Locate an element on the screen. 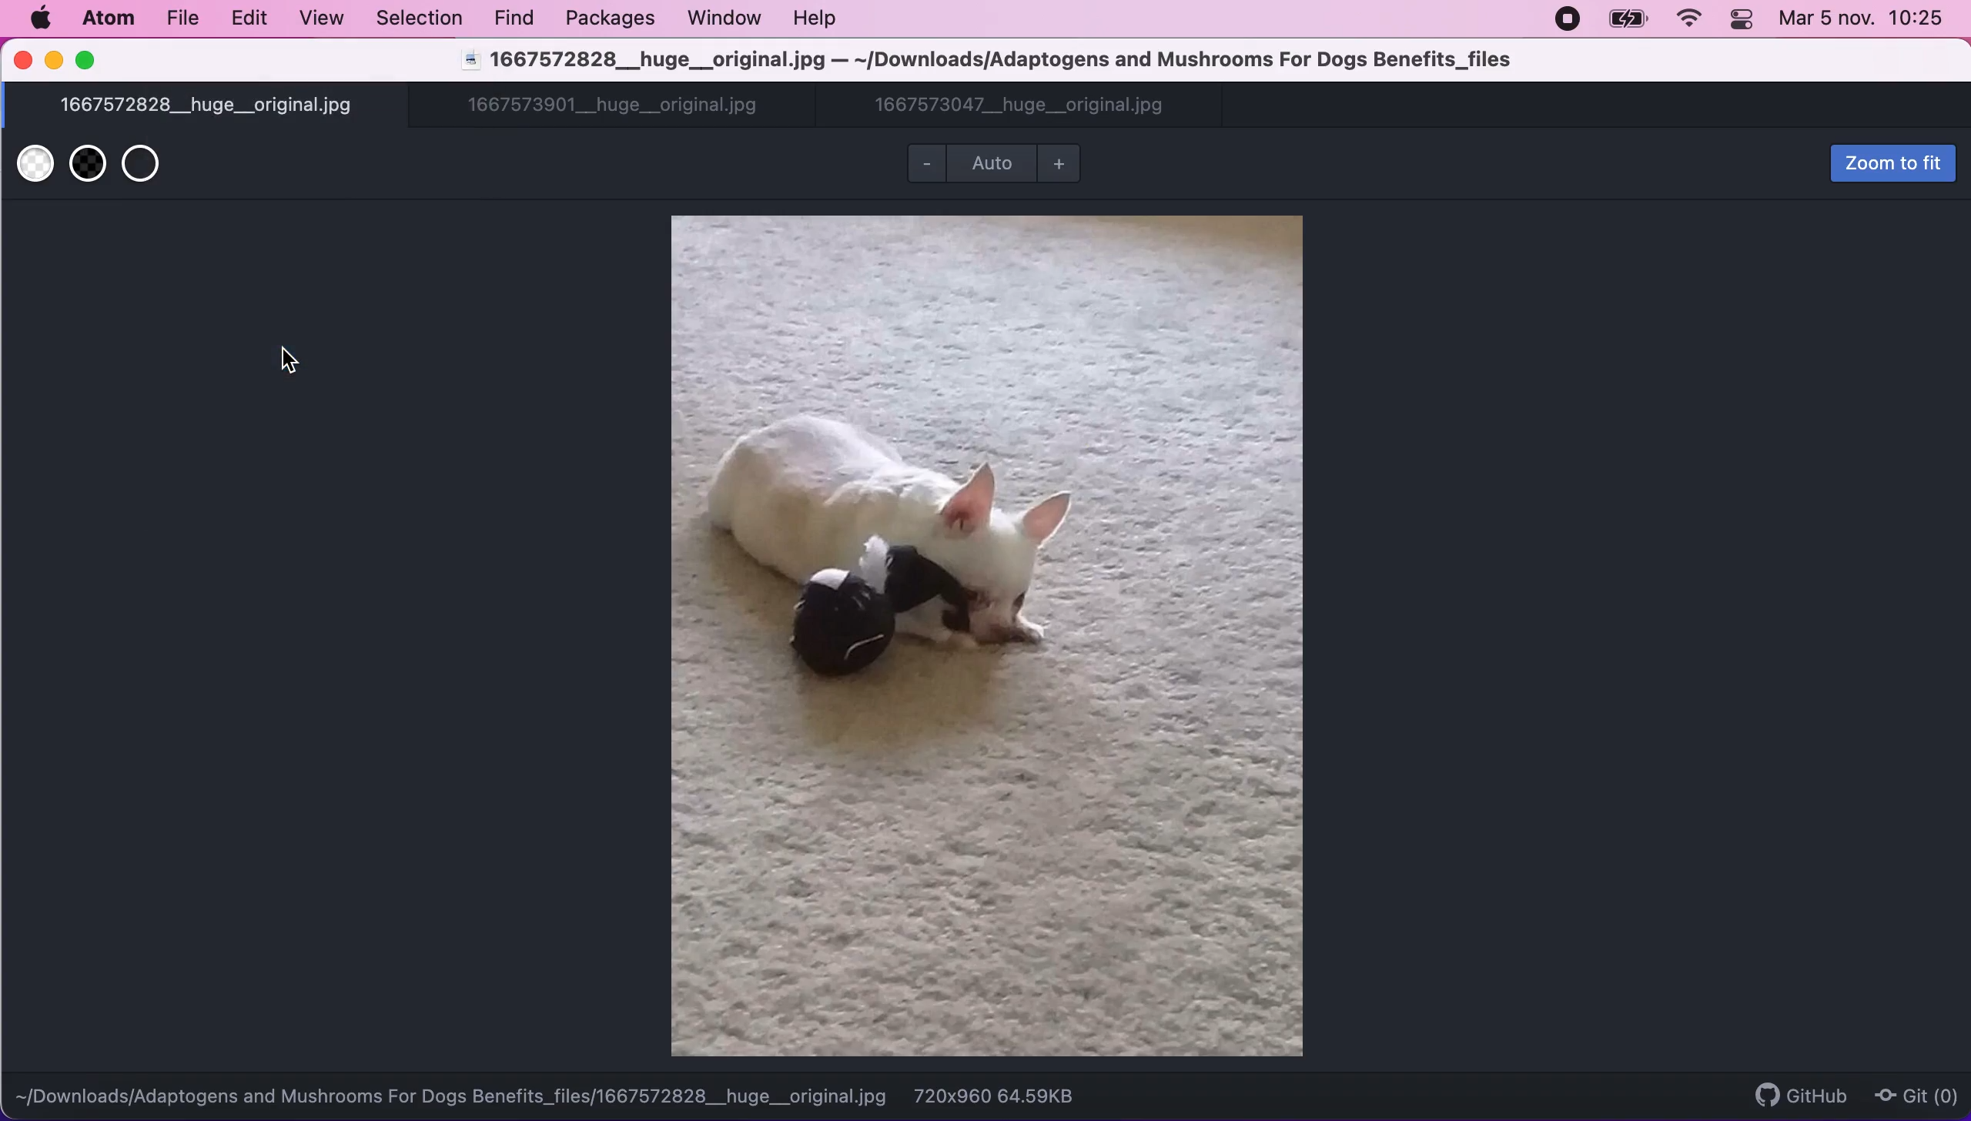 The image size is (1971, 1121). use transparent background is located at coordinates (148, 166).